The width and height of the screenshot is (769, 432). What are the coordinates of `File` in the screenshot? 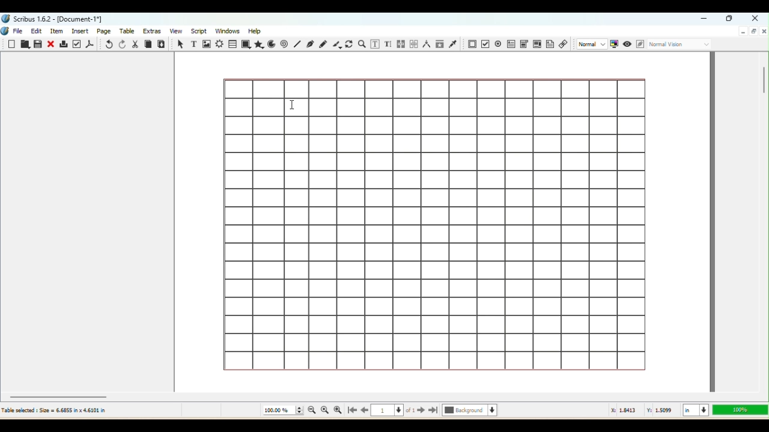 It's located at (20, 30).